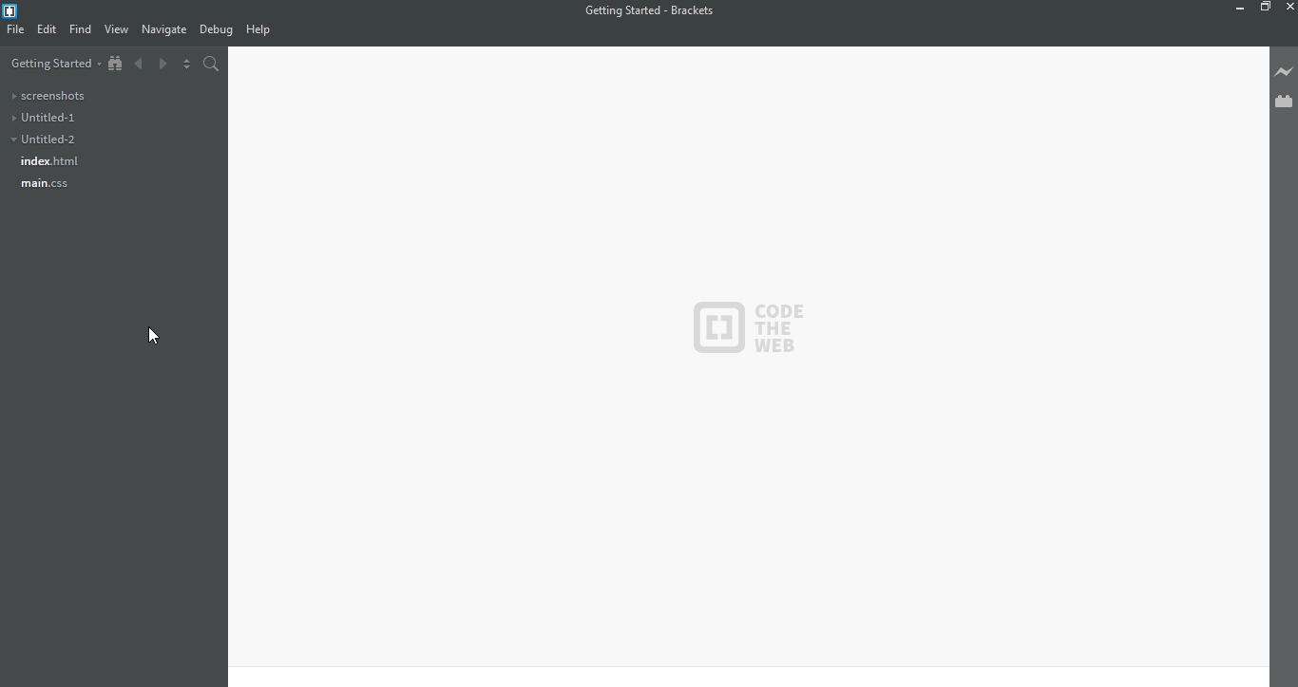 The height and width of the screenshot is (687, 1298). I want to click on backward, so click(139, 65).